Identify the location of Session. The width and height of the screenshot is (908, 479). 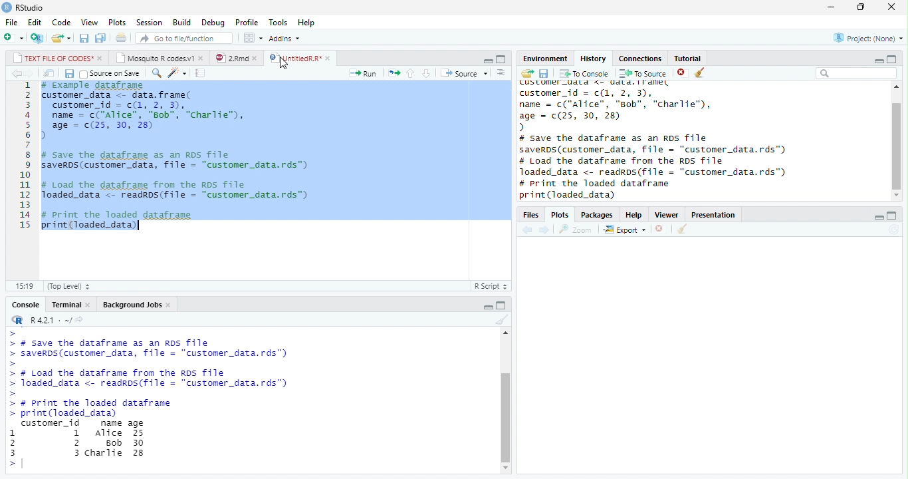
(148, 23).